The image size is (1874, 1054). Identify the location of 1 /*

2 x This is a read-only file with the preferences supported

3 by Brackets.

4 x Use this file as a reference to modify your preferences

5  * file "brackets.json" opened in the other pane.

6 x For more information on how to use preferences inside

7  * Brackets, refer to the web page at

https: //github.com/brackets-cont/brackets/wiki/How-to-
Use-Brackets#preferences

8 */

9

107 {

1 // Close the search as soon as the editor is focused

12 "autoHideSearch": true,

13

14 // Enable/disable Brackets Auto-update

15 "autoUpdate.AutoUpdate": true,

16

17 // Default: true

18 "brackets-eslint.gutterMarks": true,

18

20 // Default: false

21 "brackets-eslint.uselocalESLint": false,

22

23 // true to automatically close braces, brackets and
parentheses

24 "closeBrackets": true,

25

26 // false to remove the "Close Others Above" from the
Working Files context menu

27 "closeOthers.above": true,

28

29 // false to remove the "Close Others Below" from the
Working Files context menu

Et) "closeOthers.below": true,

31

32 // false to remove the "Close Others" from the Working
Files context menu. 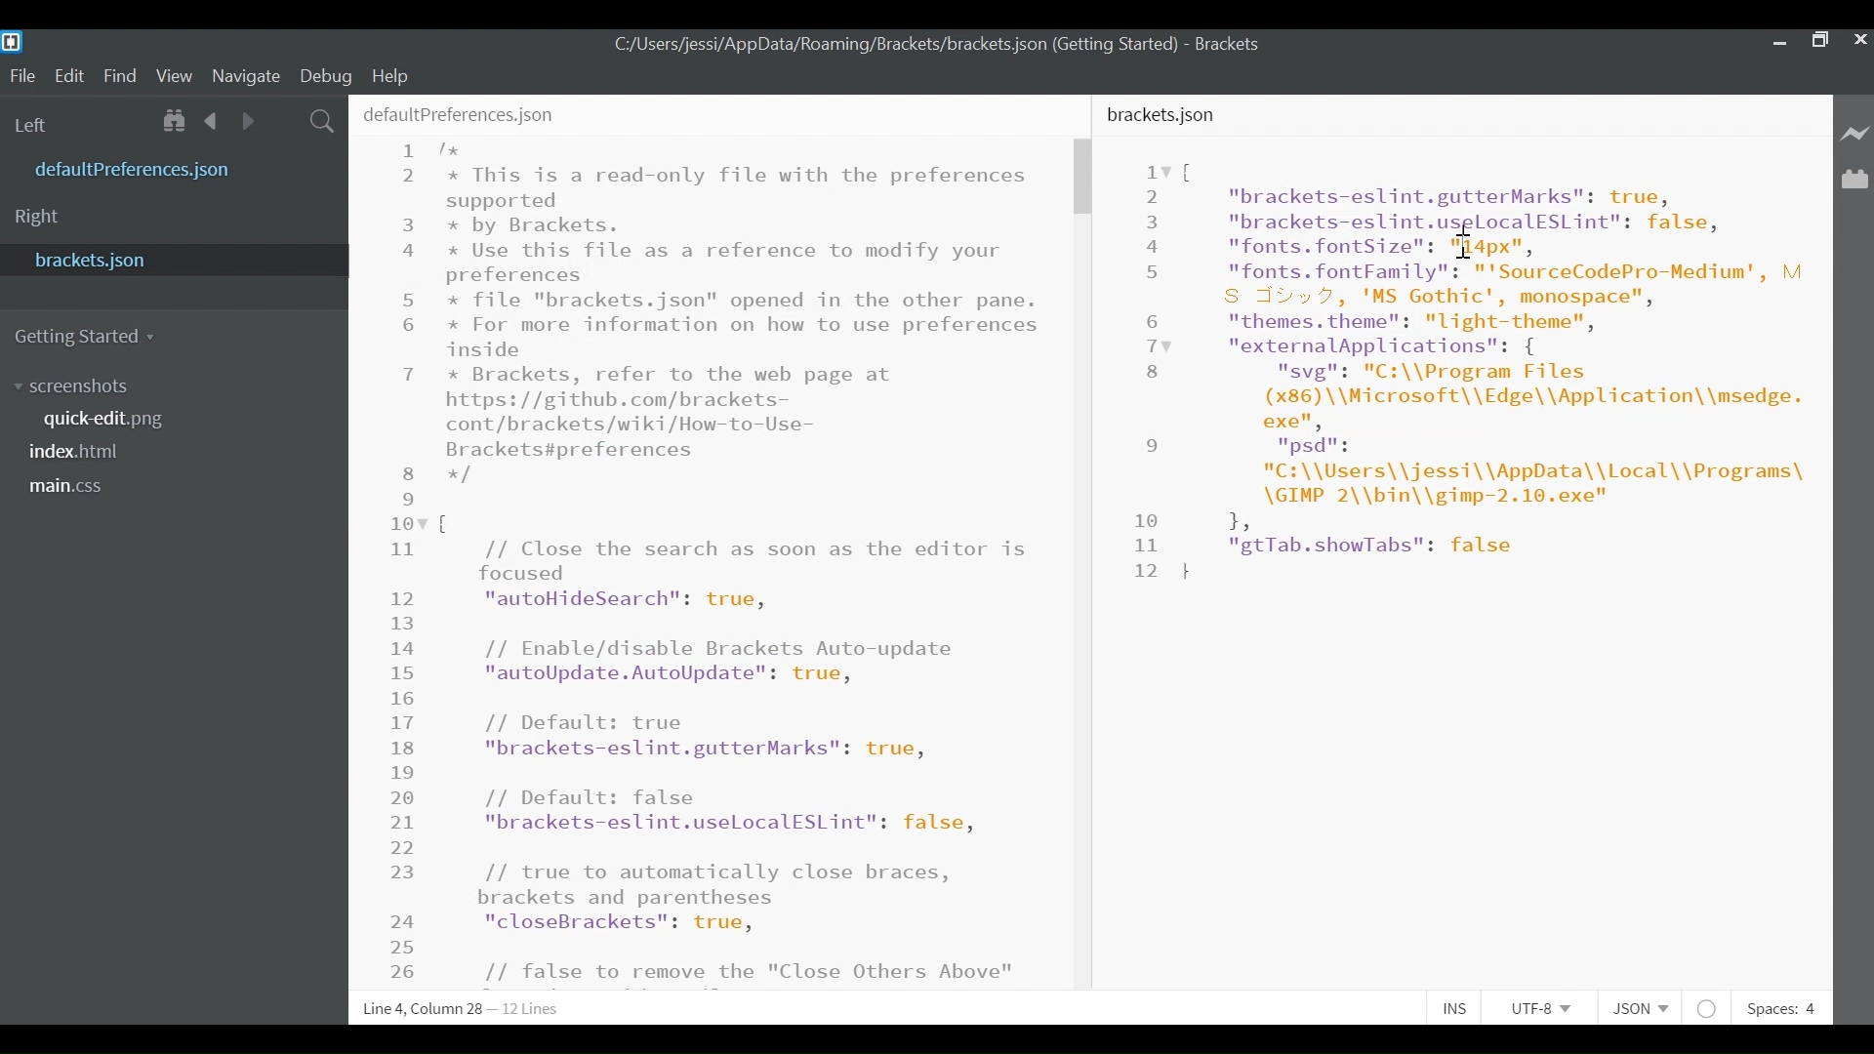
(719, 563).